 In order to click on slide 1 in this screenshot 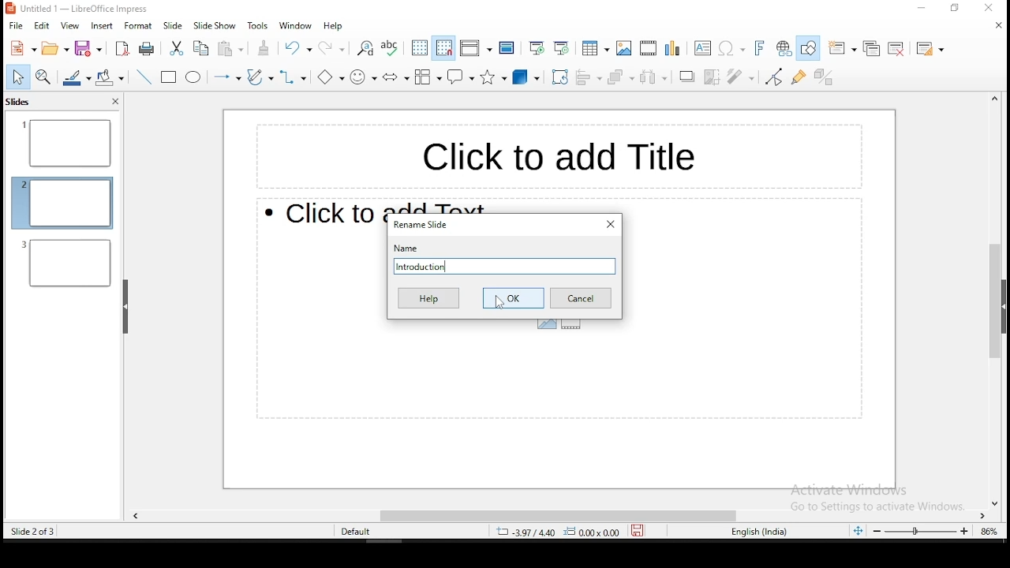, I will do `click(66, 144)`.